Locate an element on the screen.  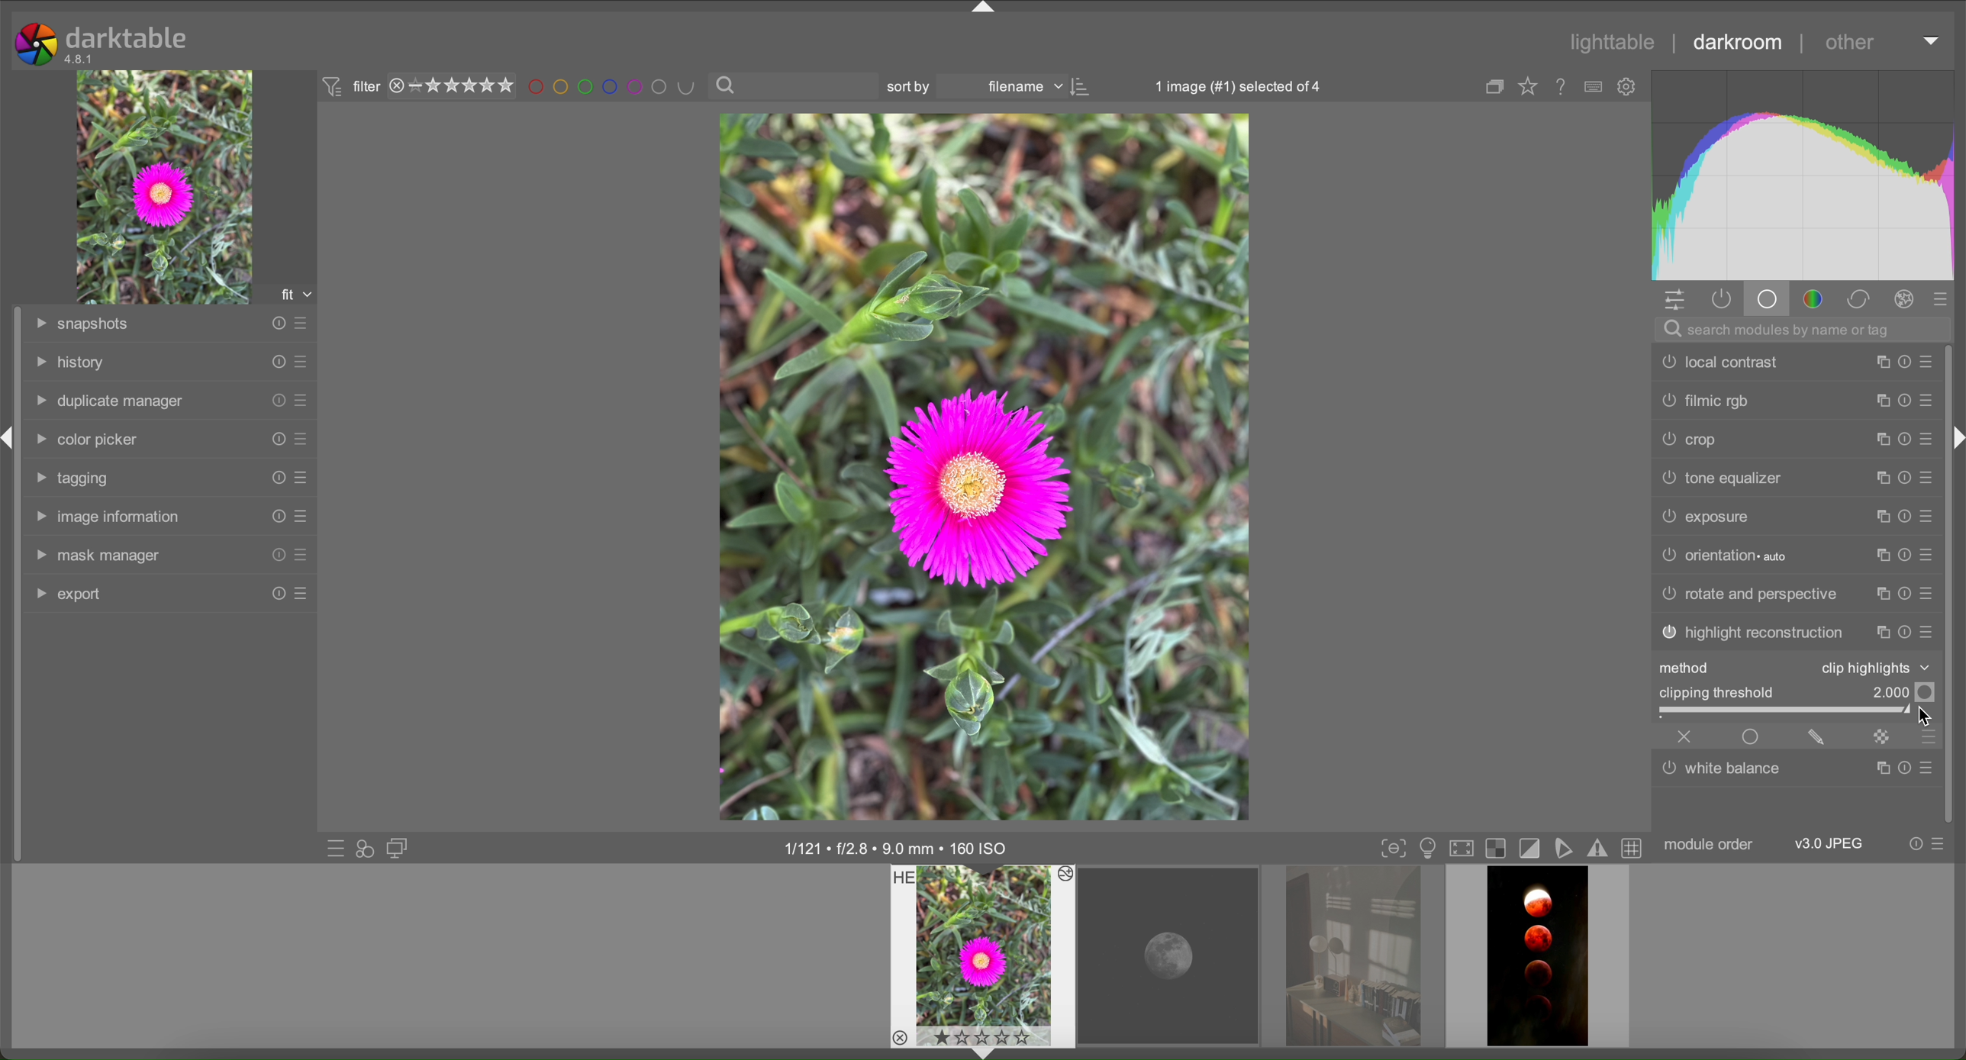
duplicate manager tab is located at coordinates (109, 402).